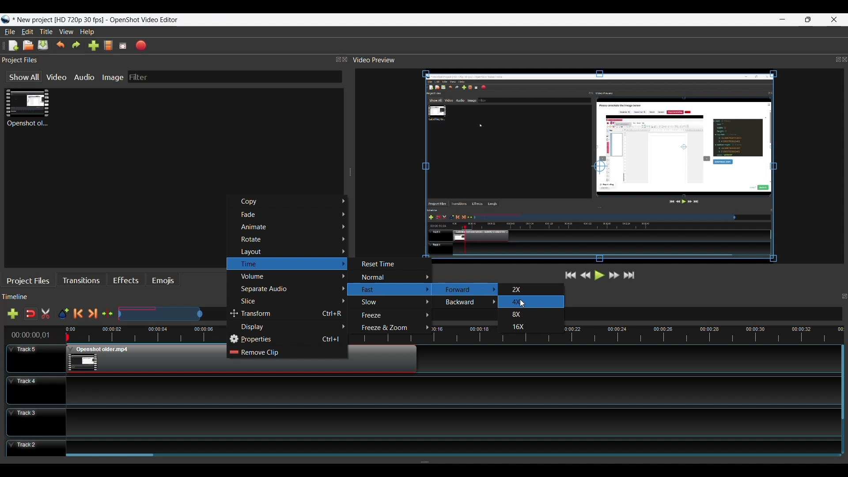  I want to click on Audio, so click(83, 78).